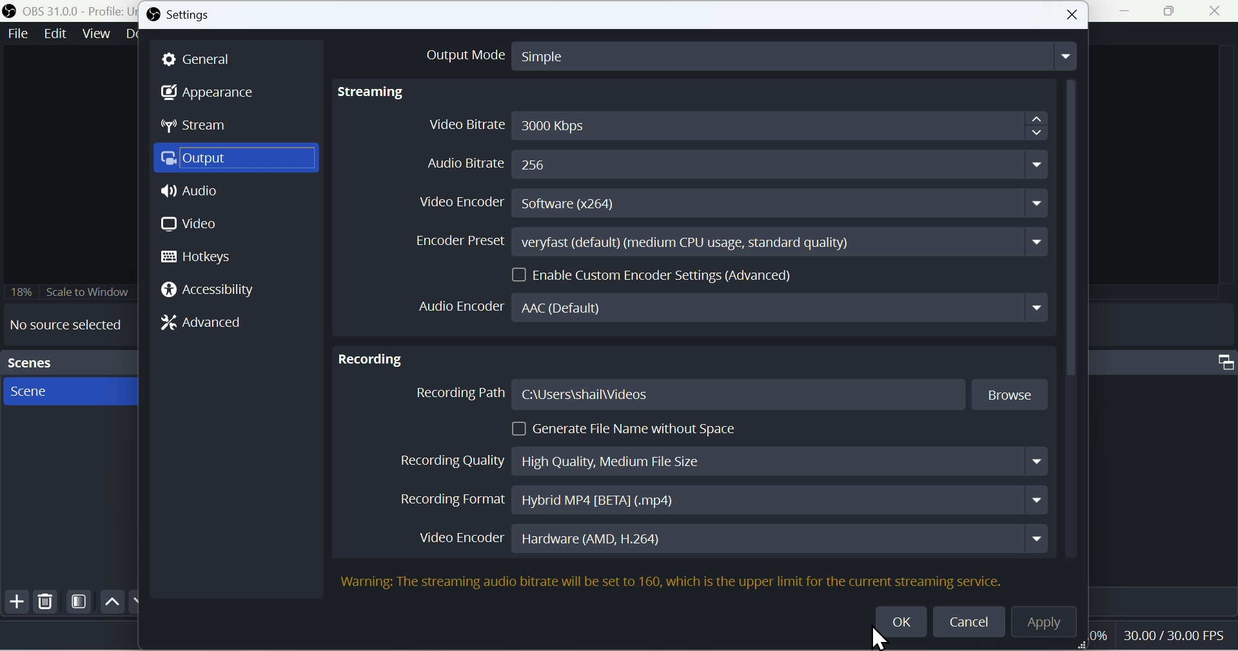 This screenshot has width=1238, height=651. Describe the element at coordinates (1074, 15) in the screenshot. I see `` at that location.